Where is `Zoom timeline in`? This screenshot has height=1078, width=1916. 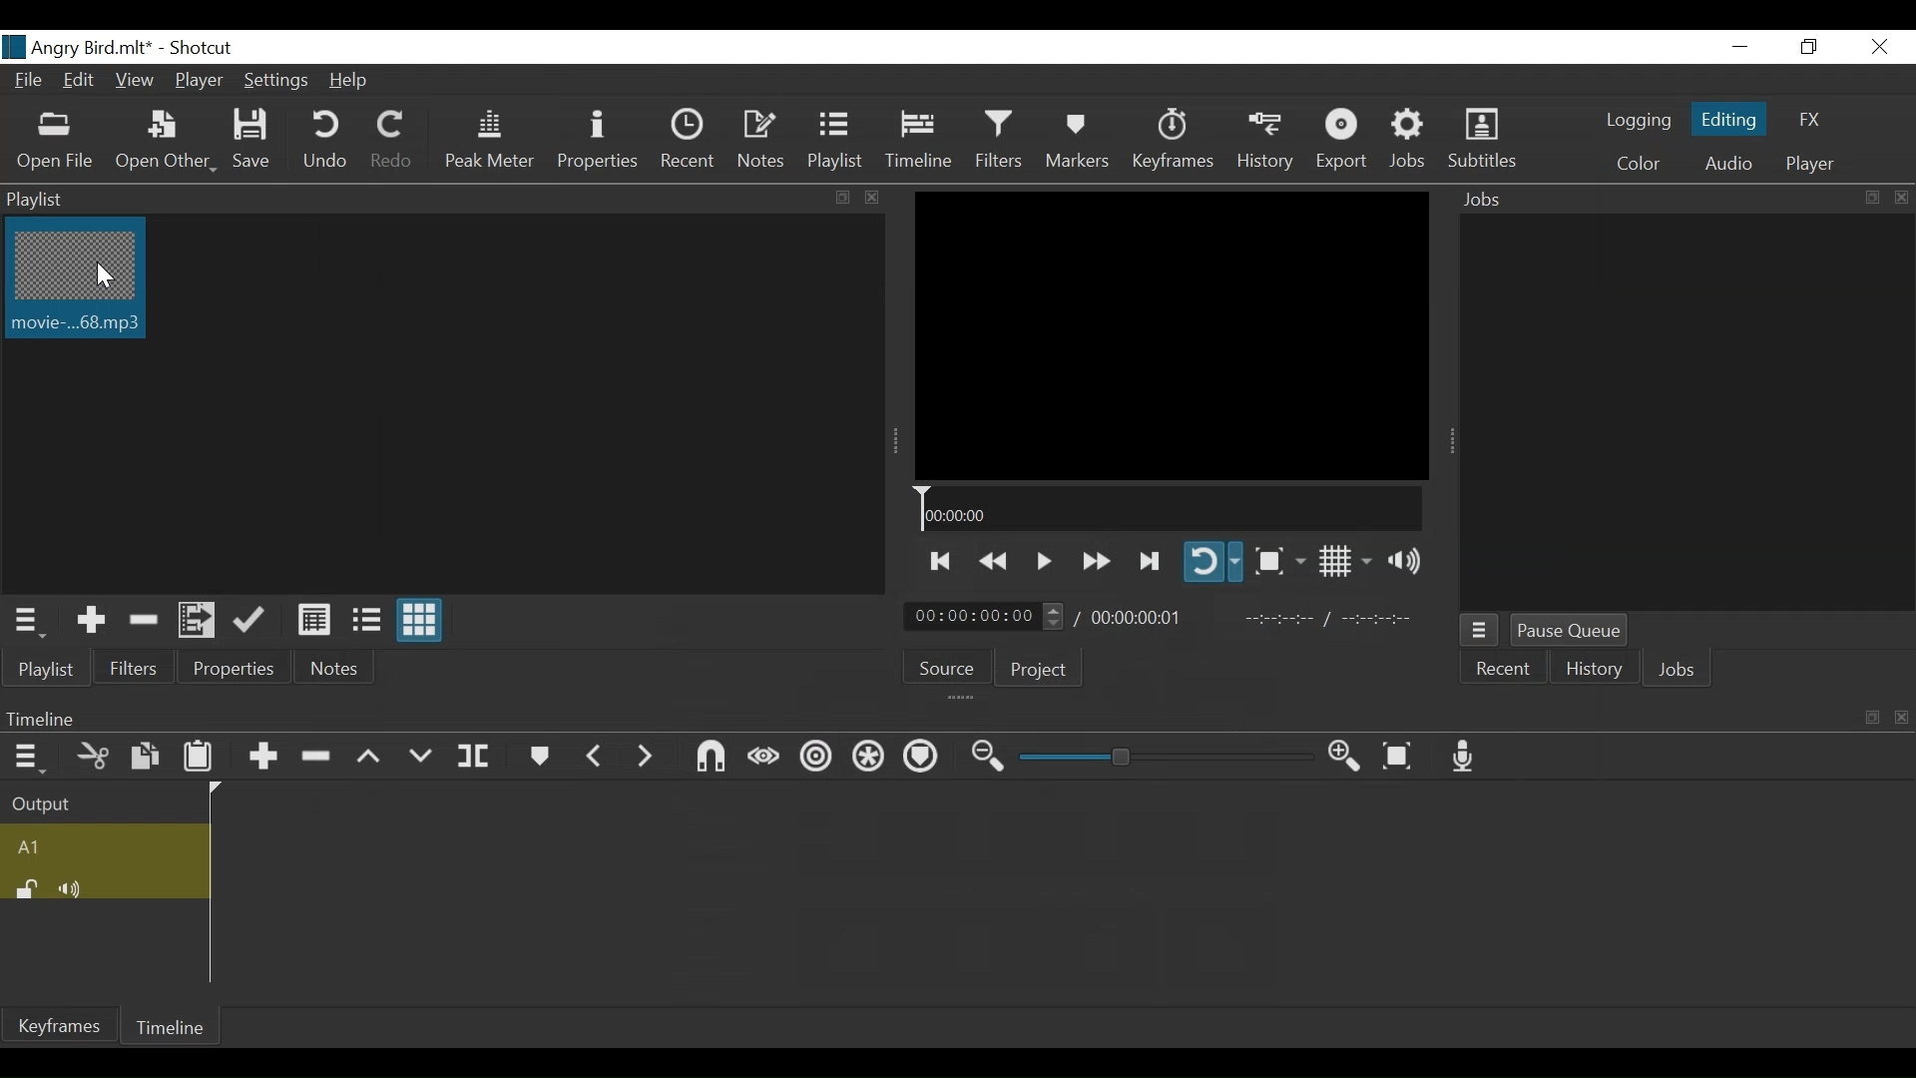
Zoom timeline in is located at coordinates (1348, 757).